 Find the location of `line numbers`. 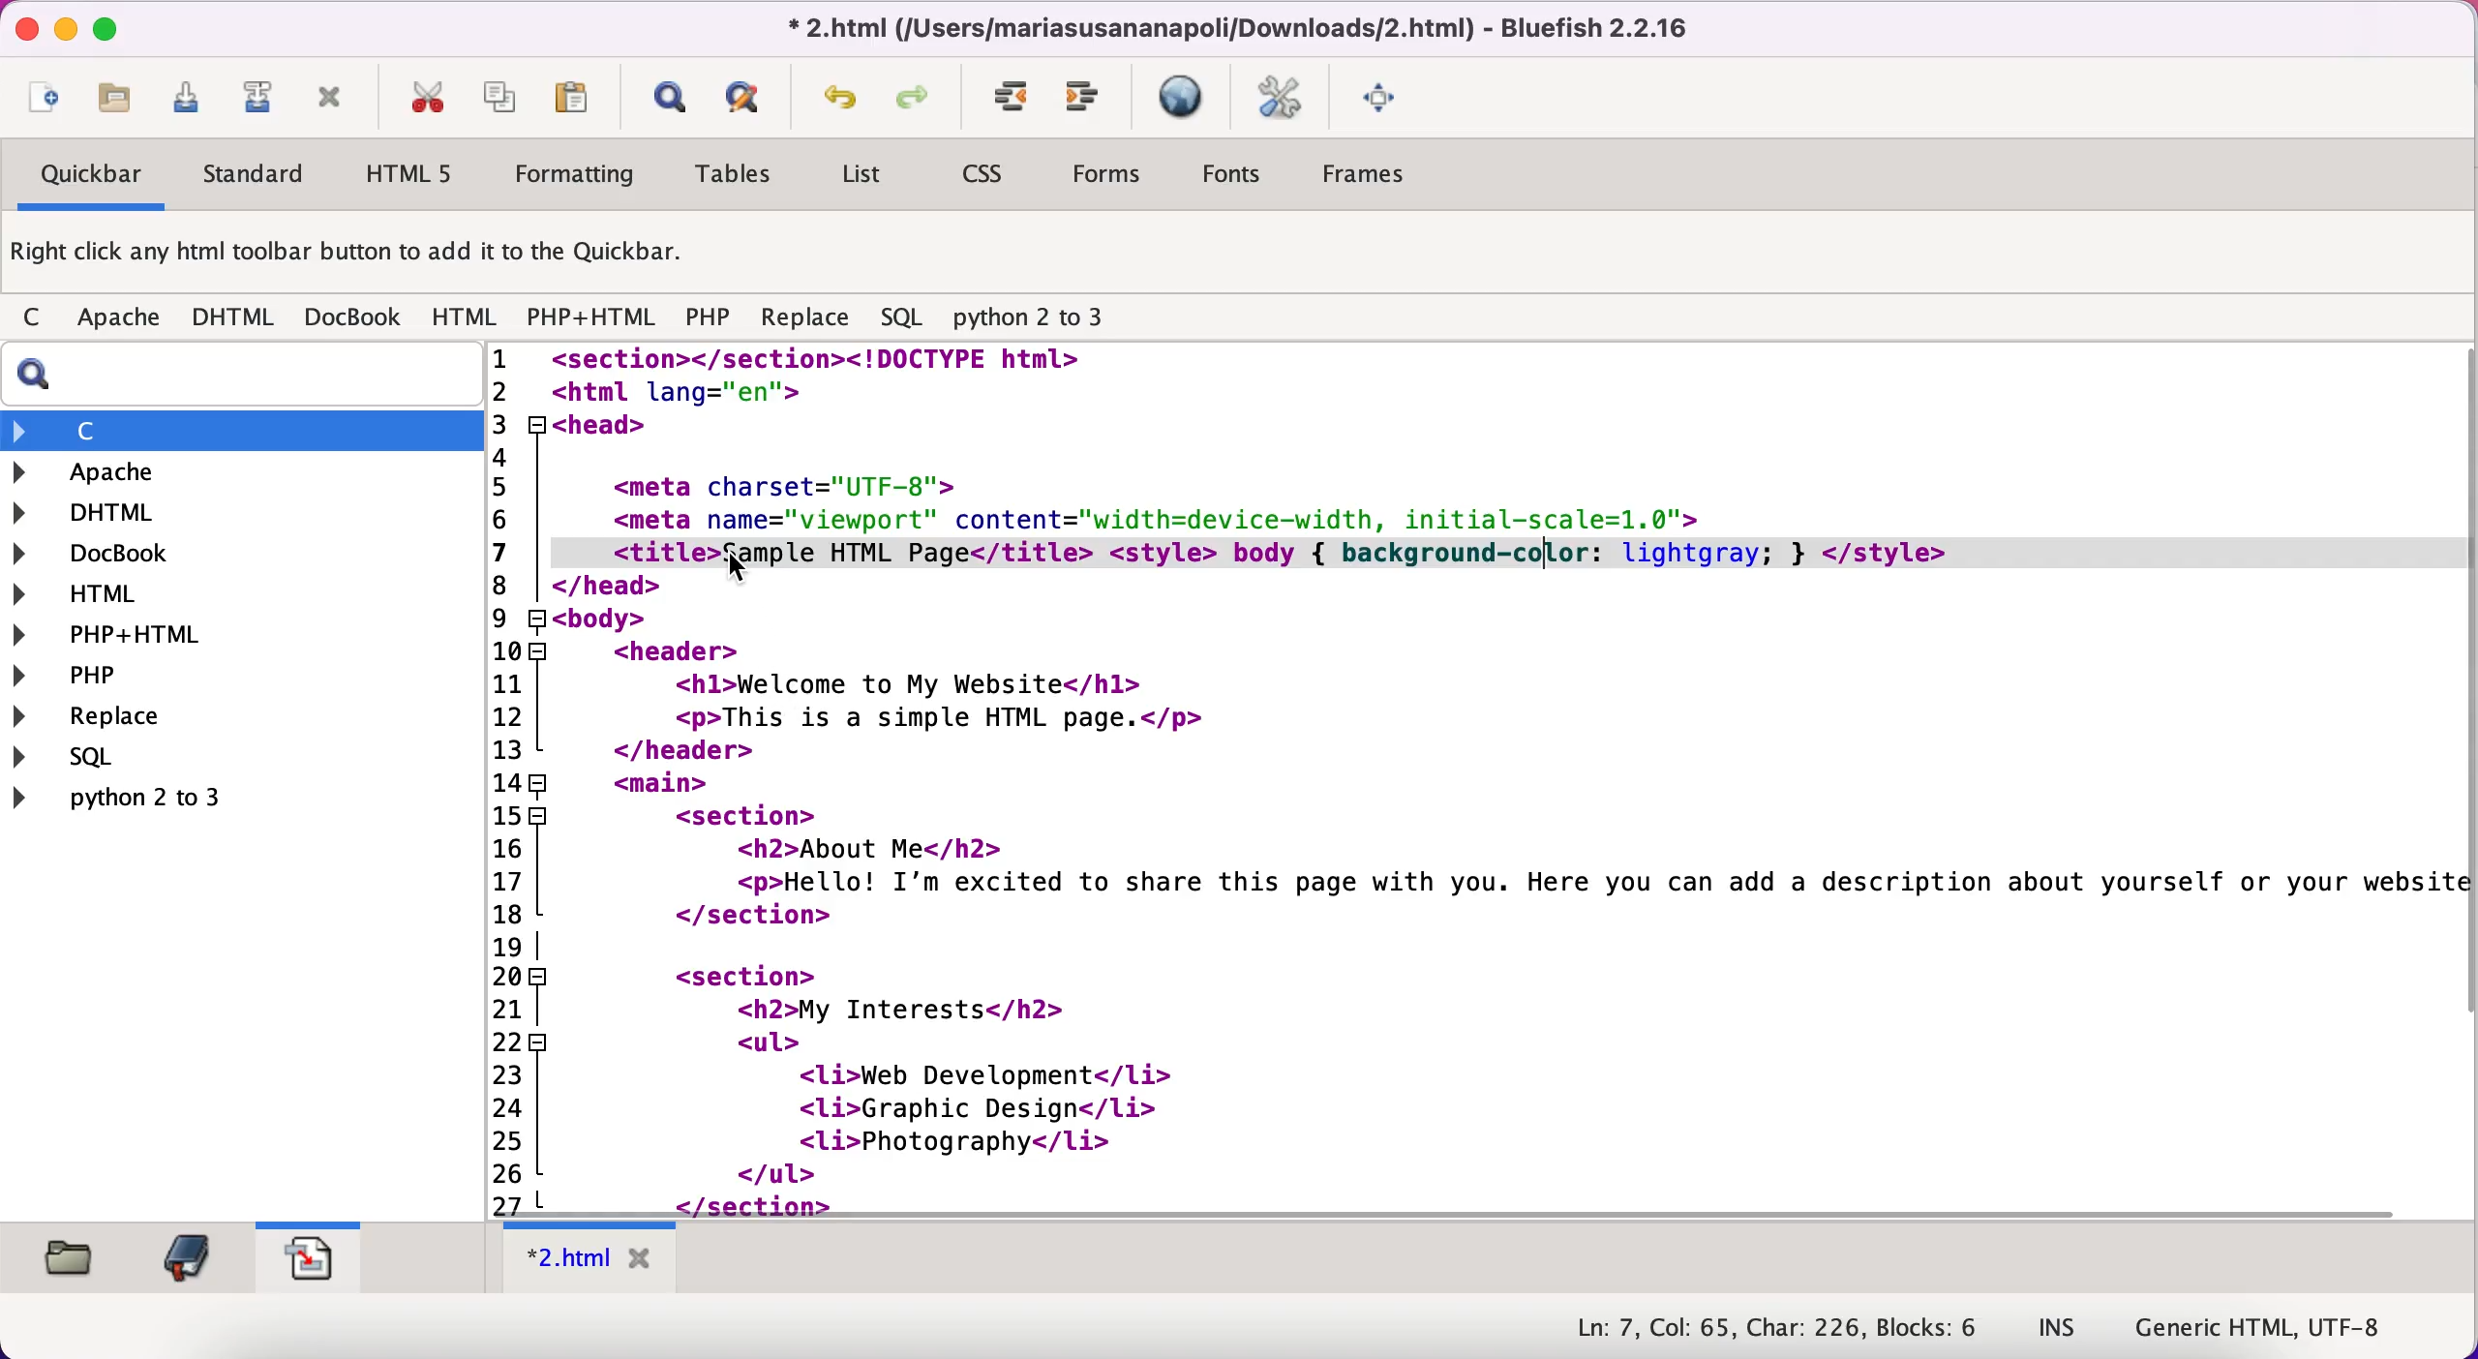

line numbers is located at coordinates (517, 775).